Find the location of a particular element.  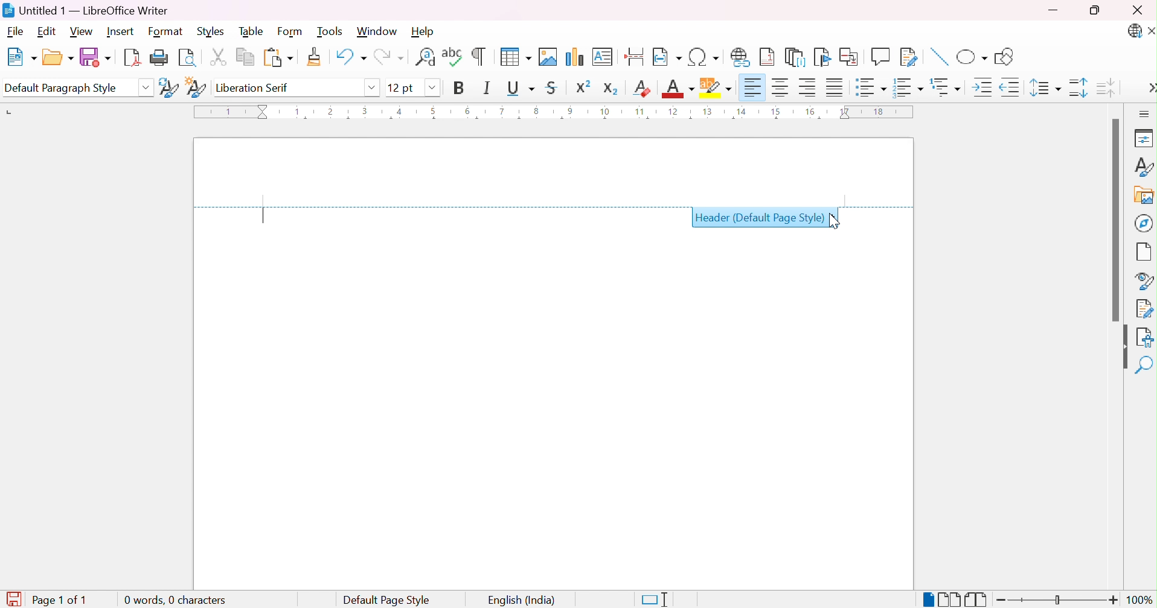

Clear direct formatting is located at coordinates (643, 89).